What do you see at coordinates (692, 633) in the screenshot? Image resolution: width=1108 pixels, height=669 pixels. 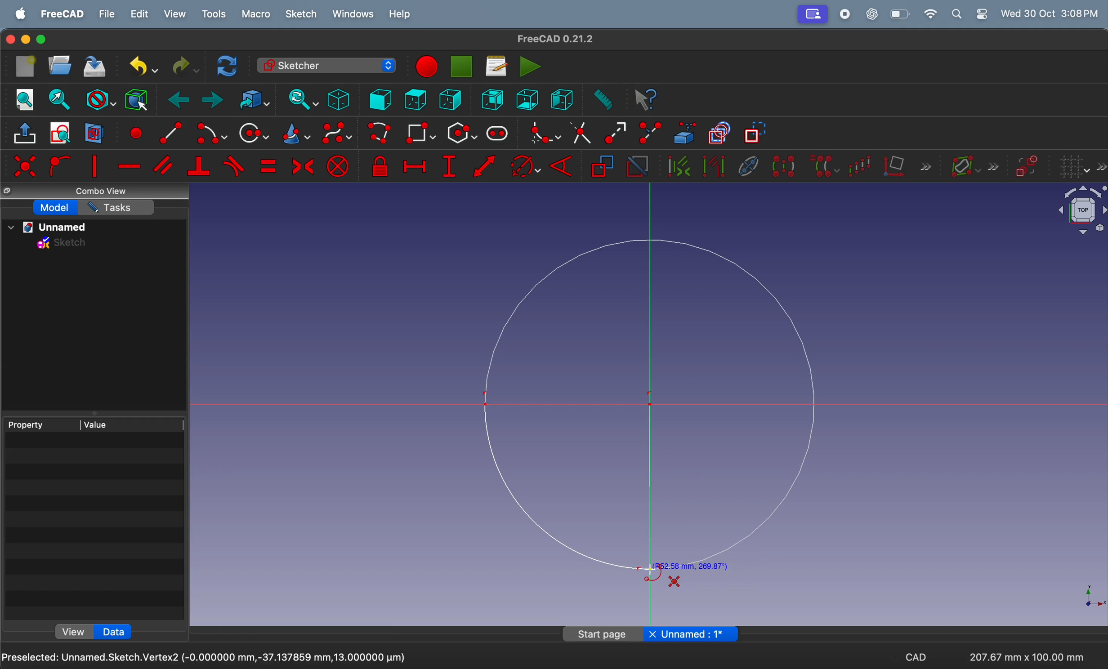 I see `Unnamed` at bounding box center [692, 633].